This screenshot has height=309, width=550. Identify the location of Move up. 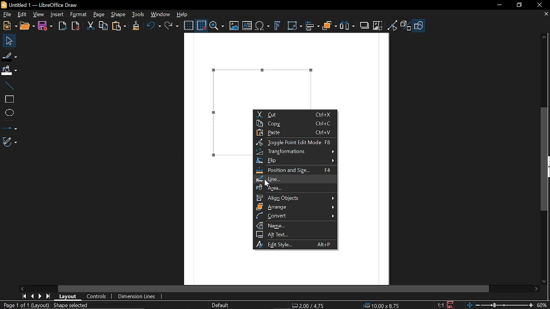
(544, 37).